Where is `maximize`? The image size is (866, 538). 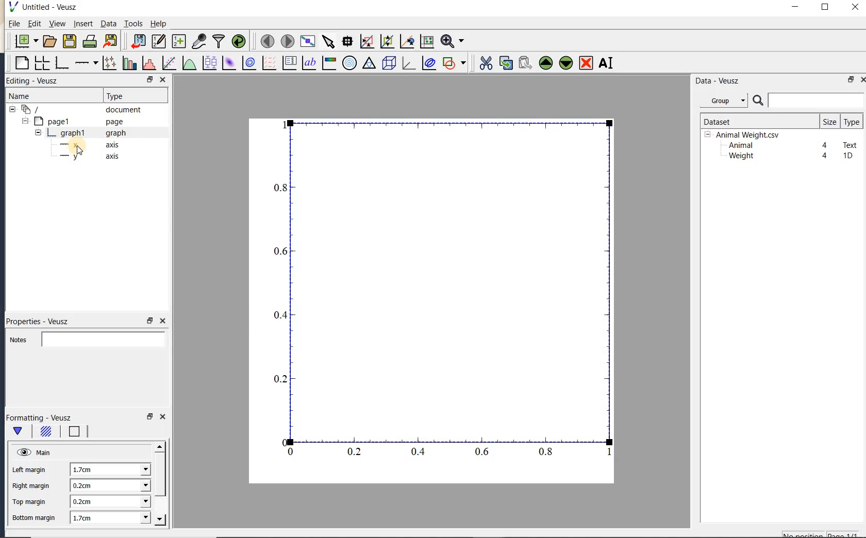
maximize is located at coordinates (825, 7).